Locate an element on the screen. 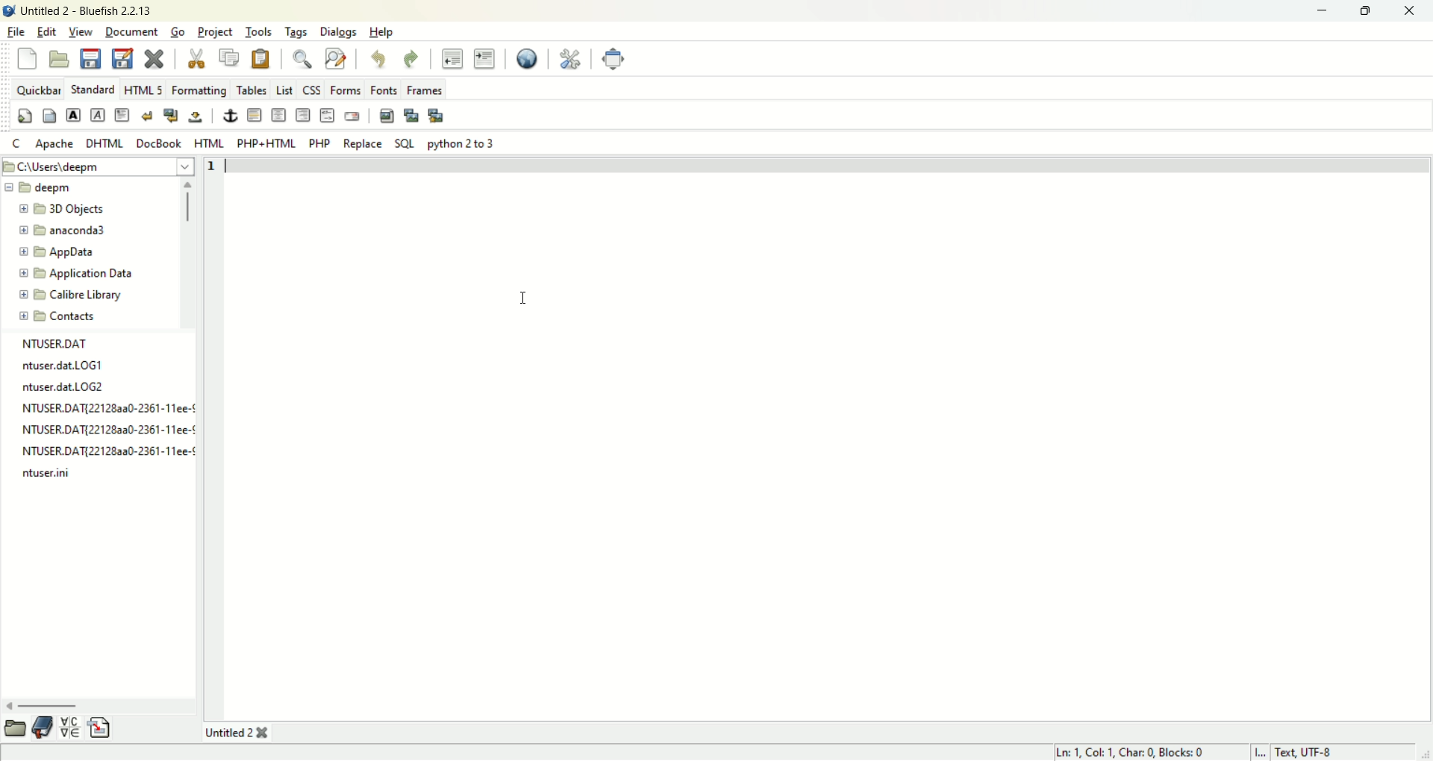 This screenshot has height=761, width=1433. quickbar is located at coordinates (37, 90).